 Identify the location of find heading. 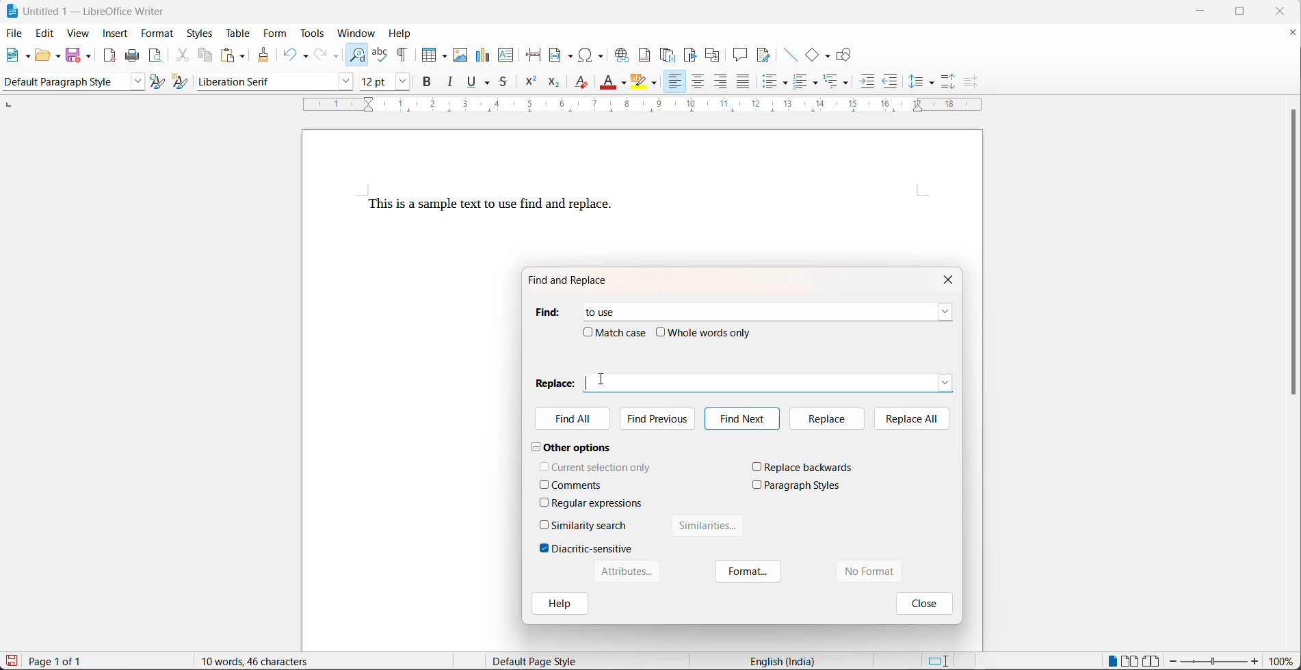
(547, 312).